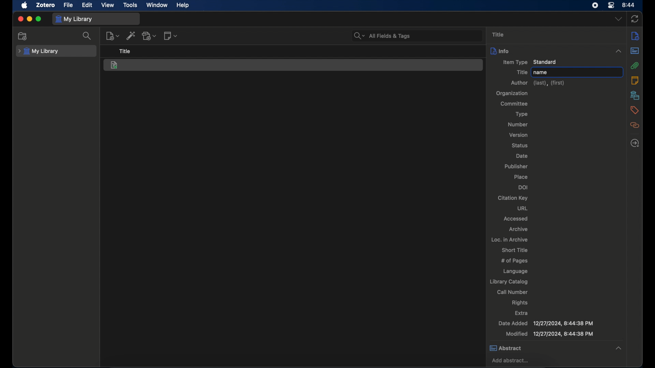  What do you see at coordinates (359, 36) in the screenshot?
I see `search dropdown` at bounding box center [359, 36].